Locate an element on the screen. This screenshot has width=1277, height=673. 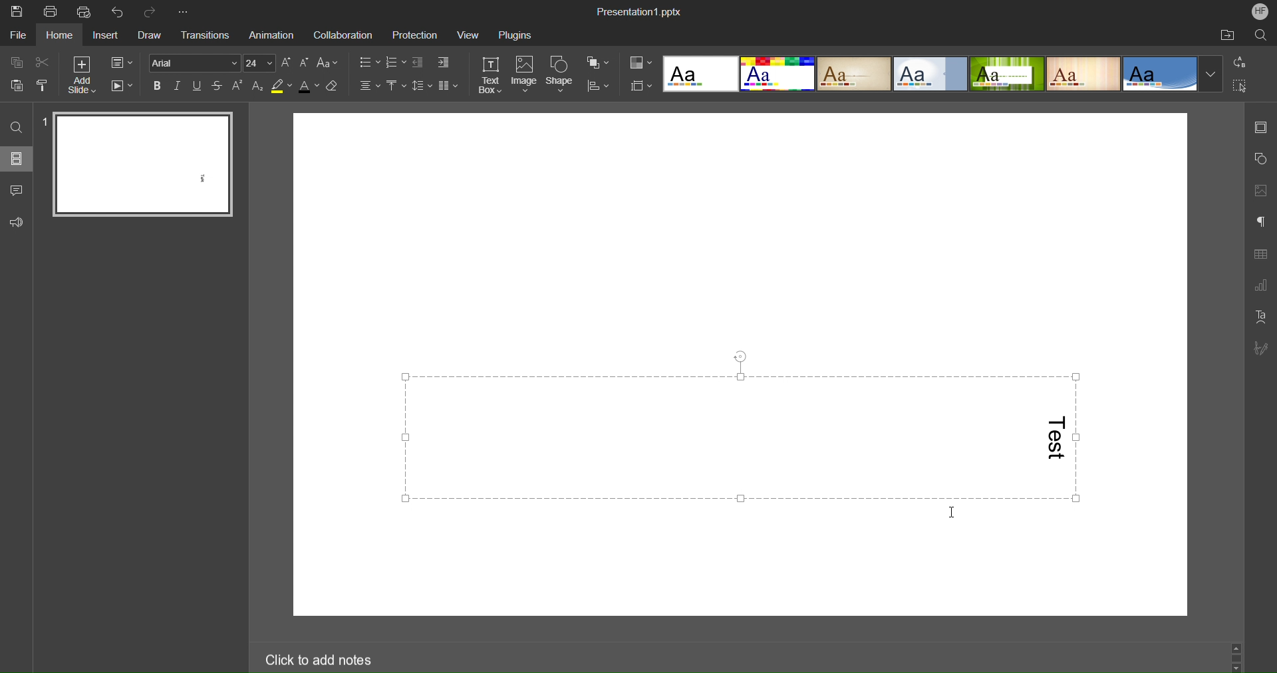
Slide Settings is located at coordinates (1261, 129).